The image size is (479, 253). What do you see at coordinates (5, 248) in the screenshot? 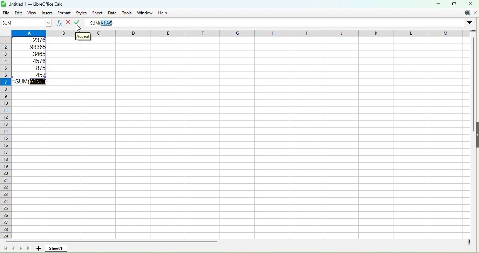
I see `Scroll to first sheet` at bounding box center [5, 248].